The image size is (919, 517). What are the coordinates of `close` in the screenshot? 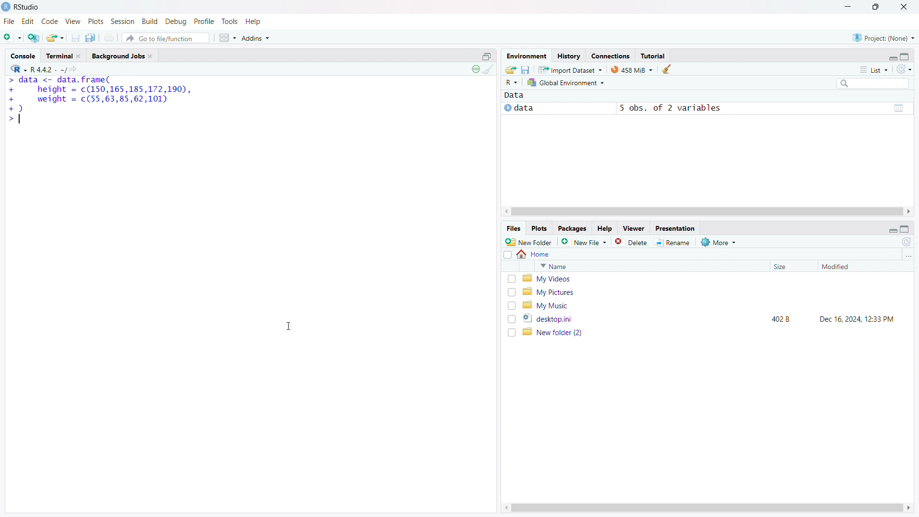 It's located at (78, 56).